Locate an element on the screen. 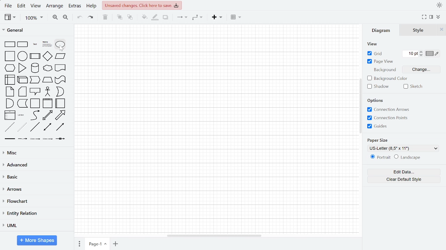  edit is located at coordinates (22, 7).